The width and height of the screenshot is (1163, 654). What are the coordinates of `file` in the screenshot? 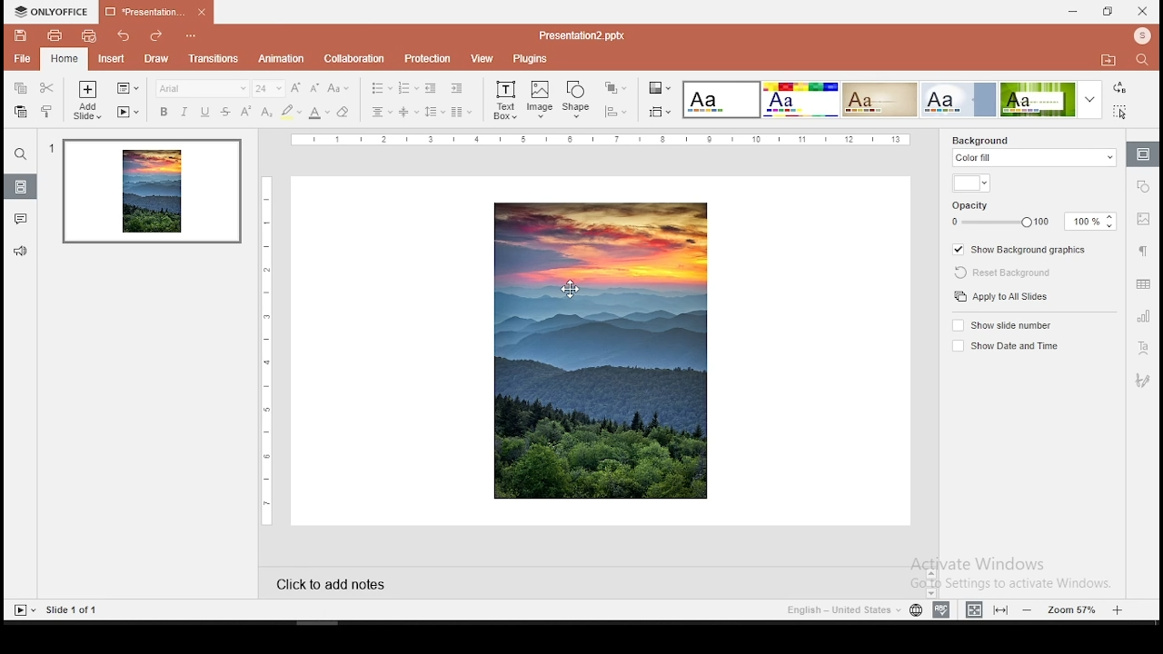 It's located at (21, 57).